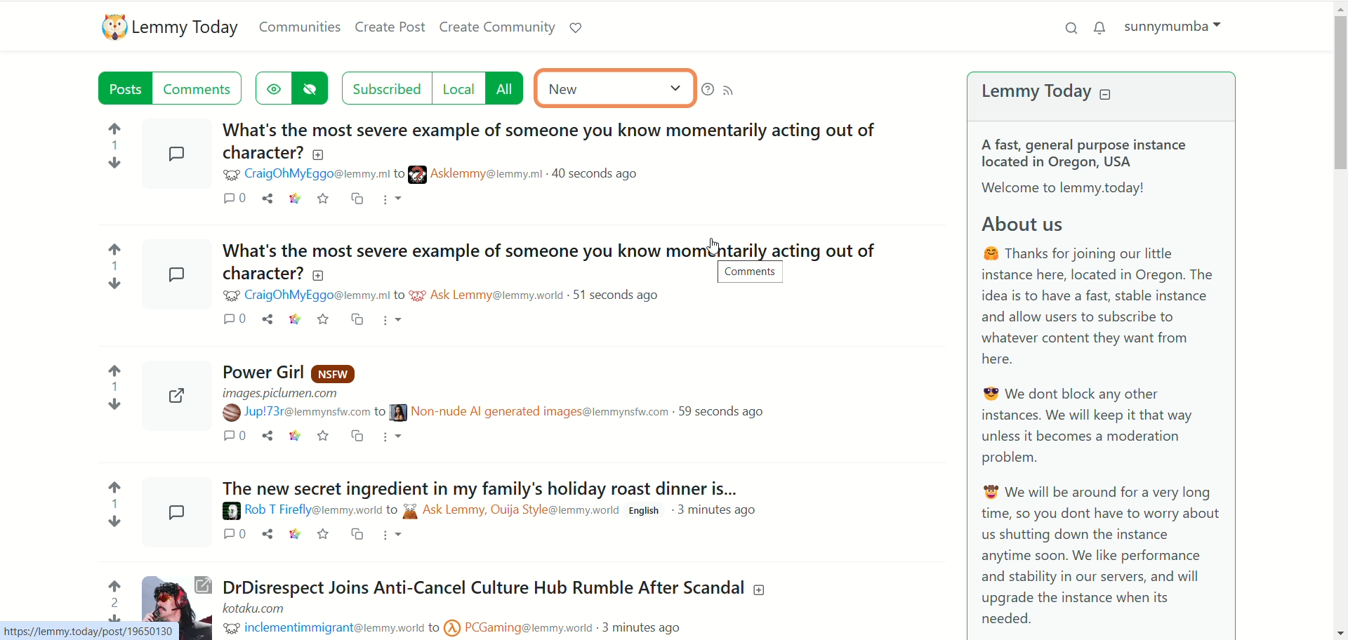 The image size is (1348, 640). What do you see at coordinates (548, 259) in the screenshot?
I see `What's the most severe example of someone you know momentarily acting out of character?` at bounding box center [548, 259].